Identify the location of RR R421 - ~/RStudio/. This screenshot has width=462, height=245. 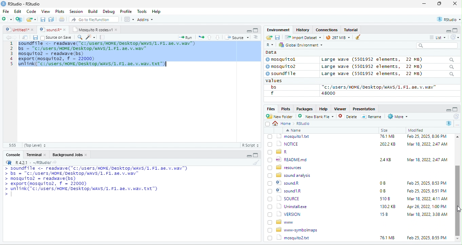
(30, 163).